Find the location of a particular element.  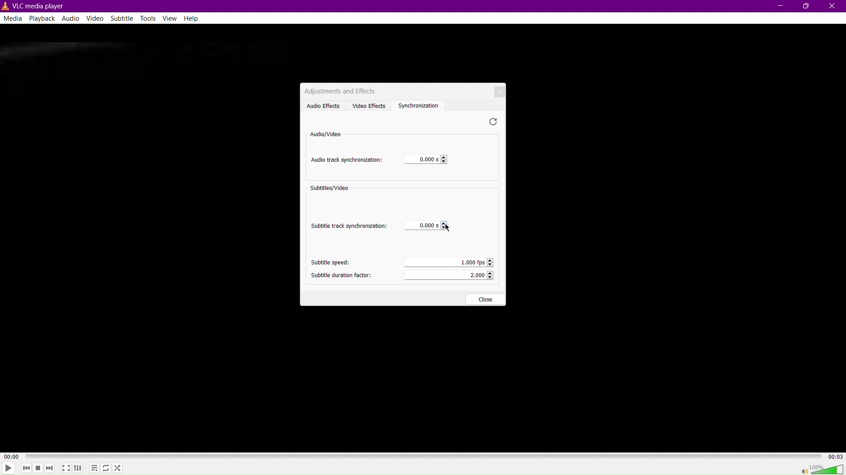

mute/unmute is located at coordinates (801, 470).